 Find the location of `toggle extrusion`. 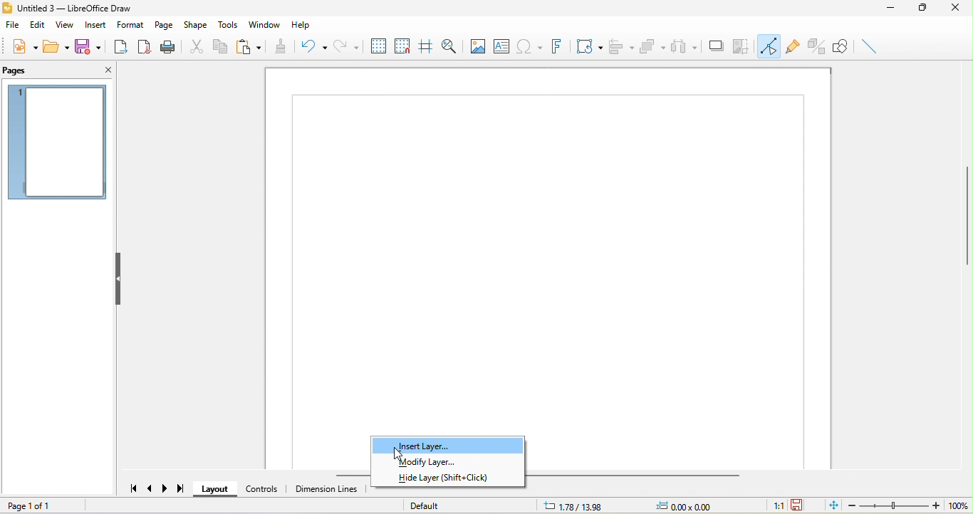

toggle extrusion is located at coordinates (816, 46).